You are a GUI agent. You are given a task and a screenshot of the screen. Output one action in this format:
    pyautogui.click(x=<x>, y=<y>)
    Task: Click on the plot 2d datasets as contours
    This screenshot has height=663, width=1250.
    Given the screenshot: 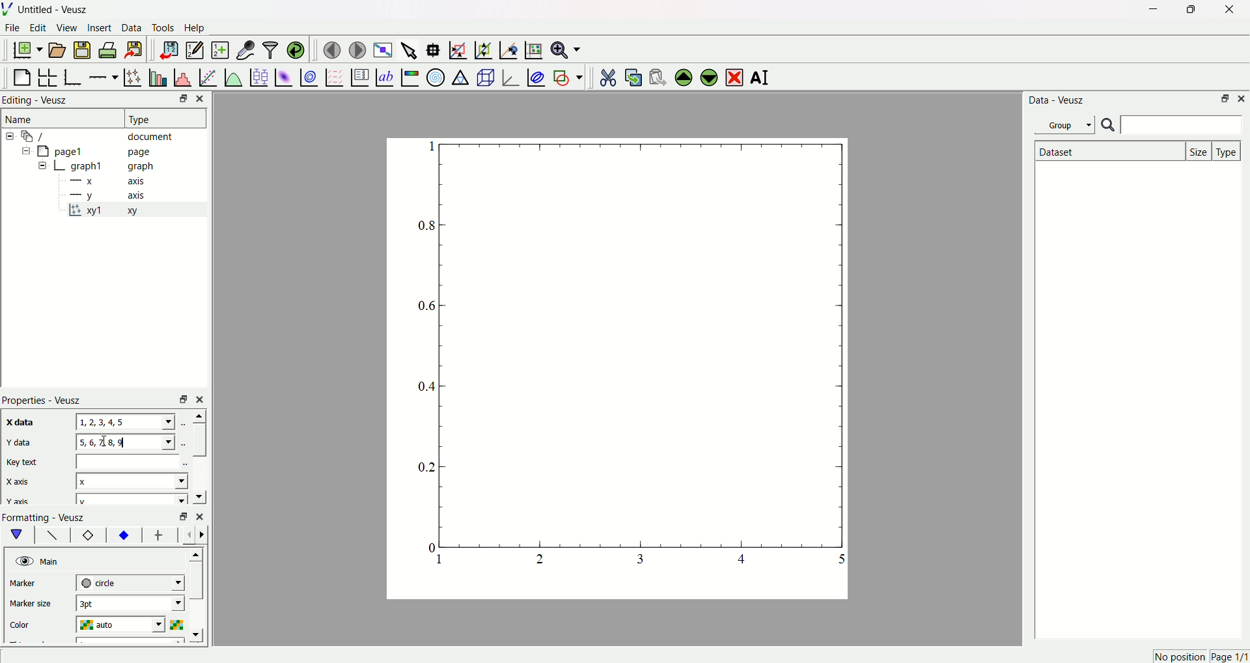 What is the action you would take?
    pyautogui.click(x=308, y=77)
    